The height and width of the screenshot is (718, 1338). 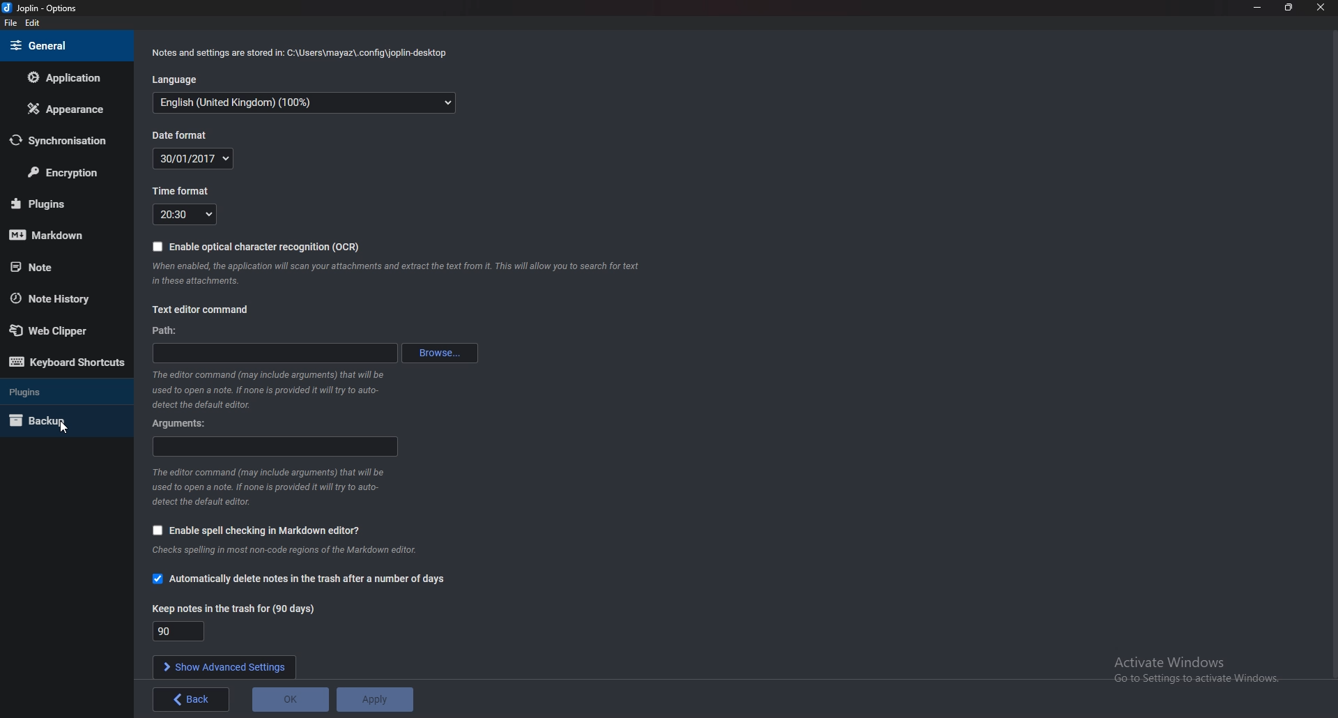 What do you see at coordinates (41, 8) in the screenshot?
I see `Joplin` at bounding box center [41, 8].